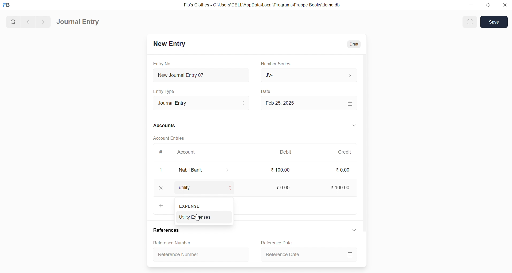 The height and width of the screenshot is (273, 512). I want to click on Account, so click(187, 153).